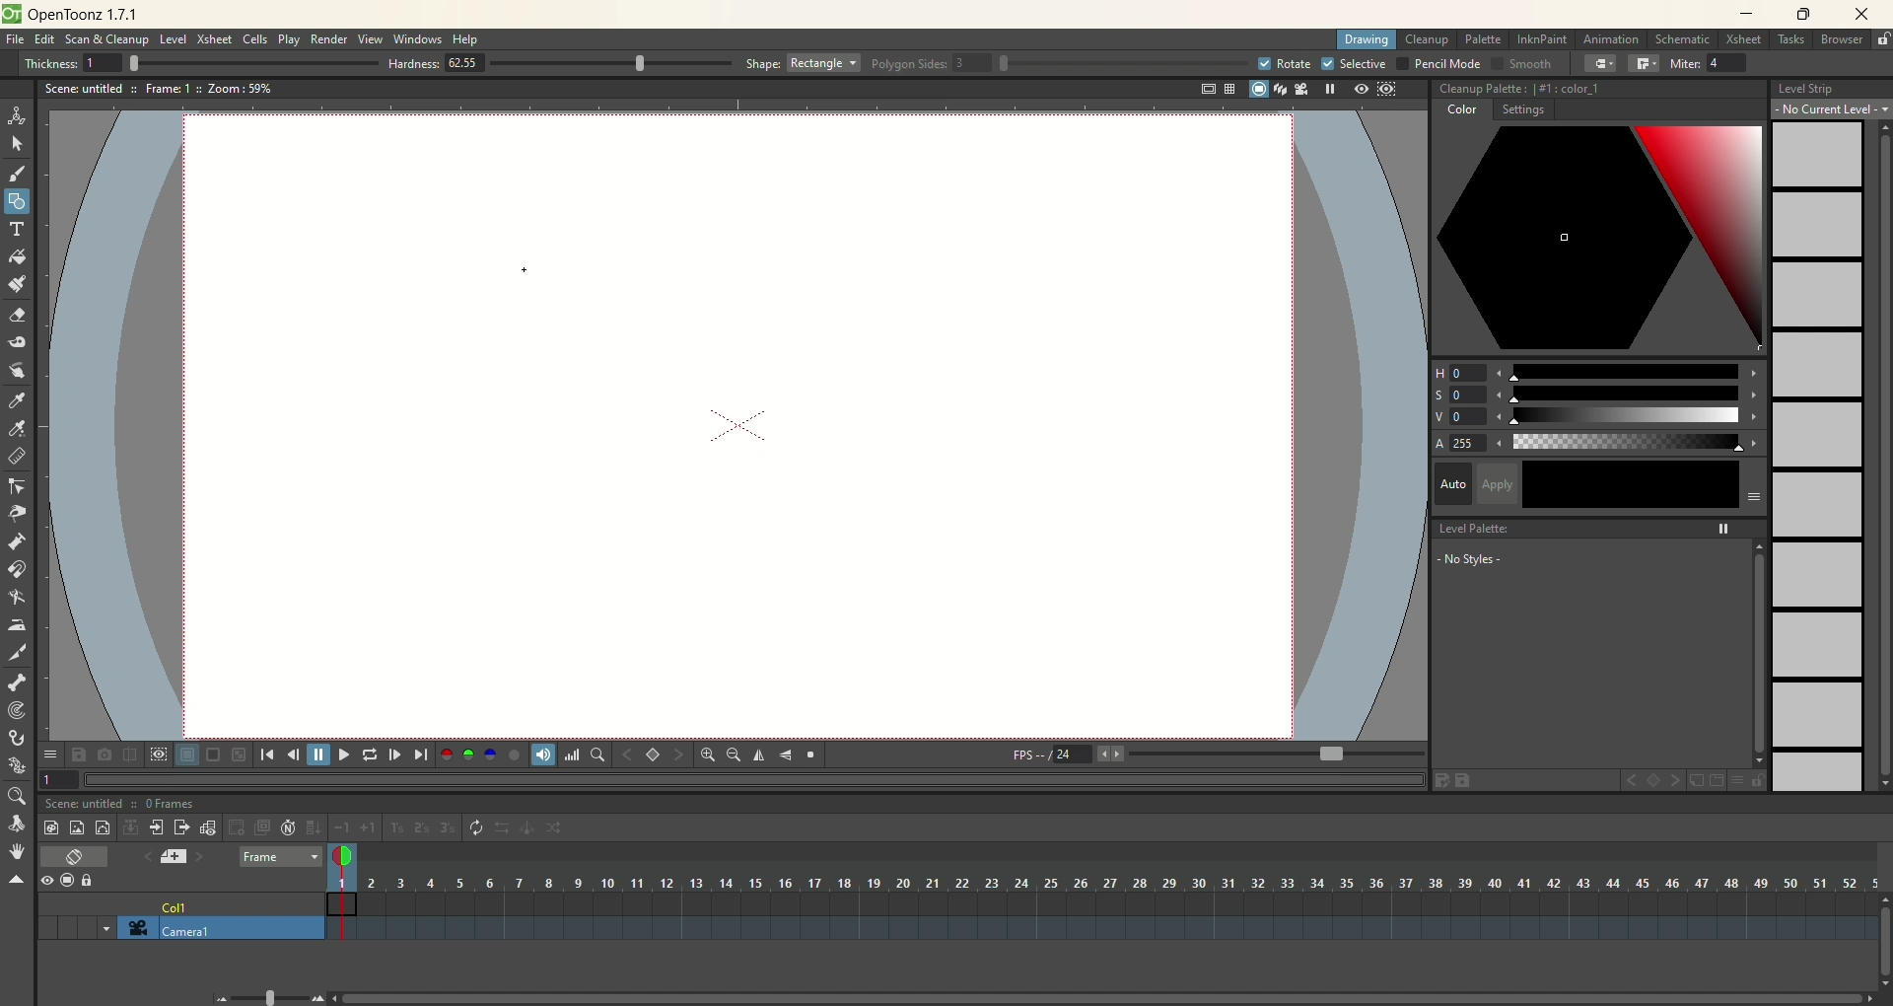 The width and height of the screenshot is (1893, 1006). I want to click on pause, so click(318, 754).